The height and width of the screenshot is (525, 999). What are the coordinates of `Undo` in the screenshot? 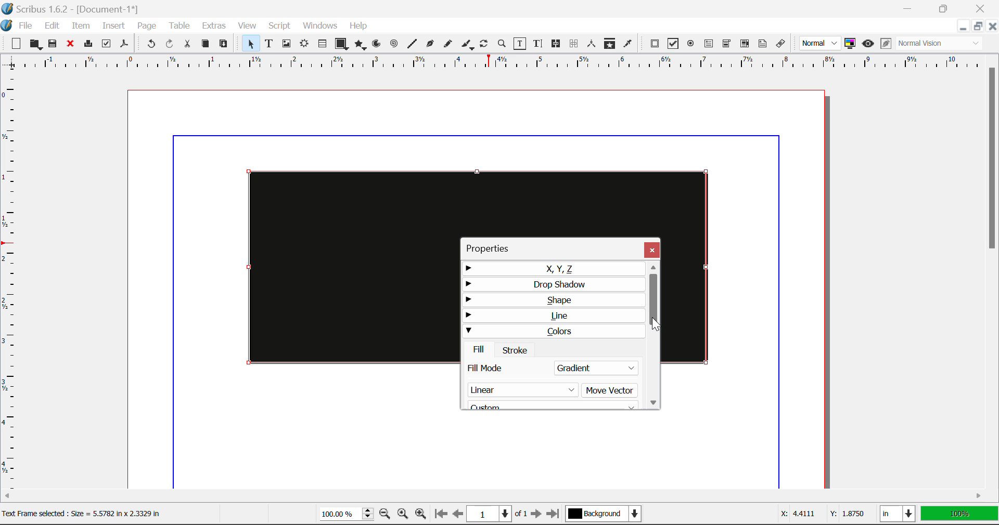 It's located at (151, 45).